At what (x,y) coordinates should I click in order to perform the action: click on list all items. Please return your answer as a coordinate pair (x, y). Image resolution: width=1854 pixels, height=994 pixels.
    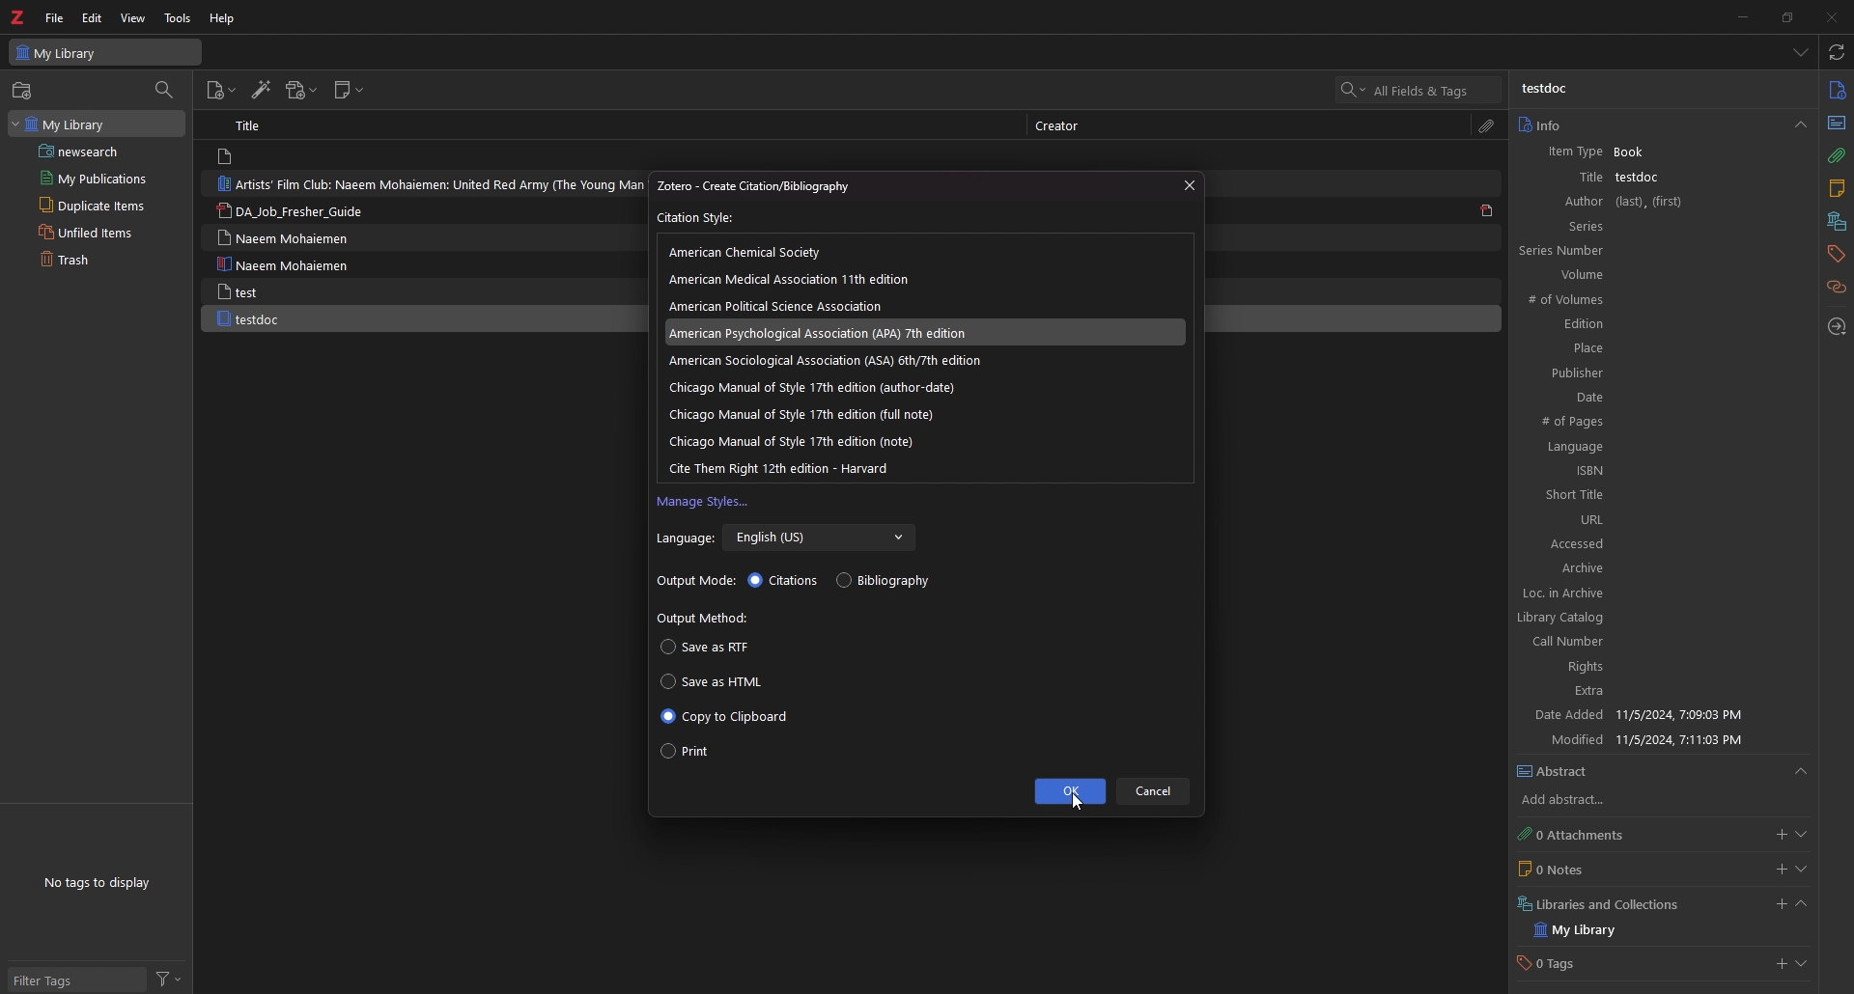
    Looking at the image, I should click on (1802, 52).